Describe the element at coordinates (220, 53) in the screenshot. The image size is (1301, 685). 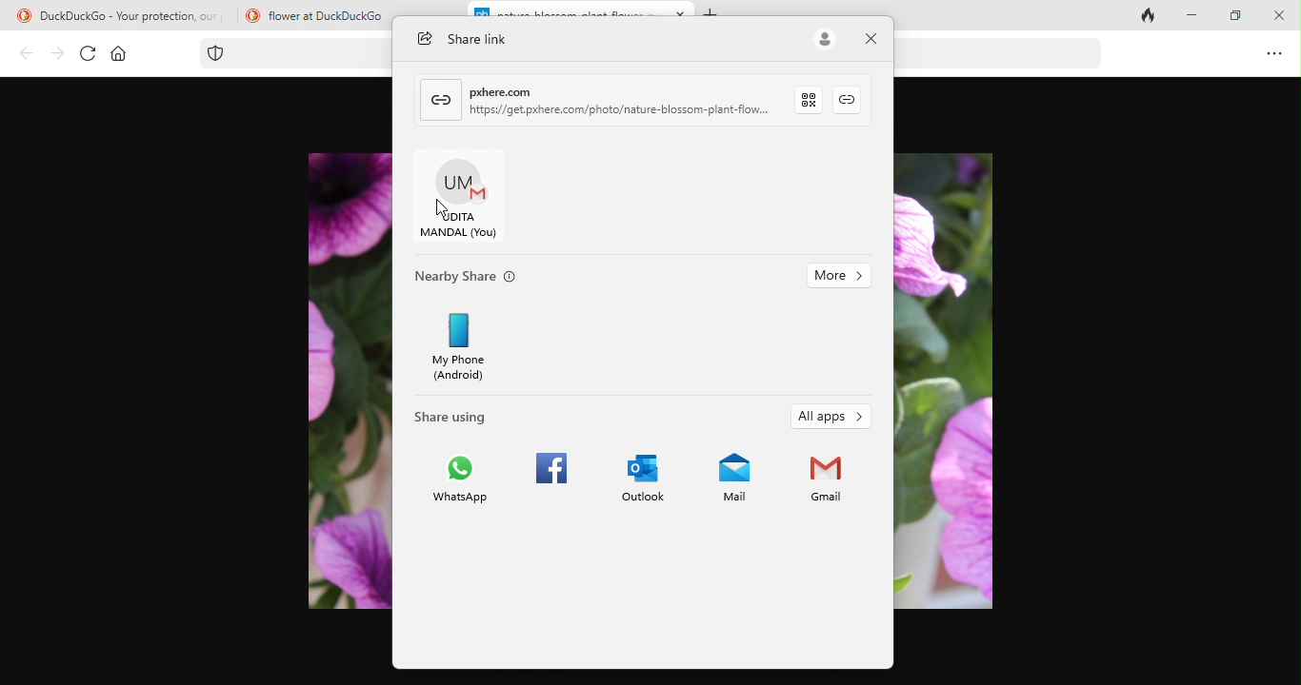
I see `tracking` at that location.